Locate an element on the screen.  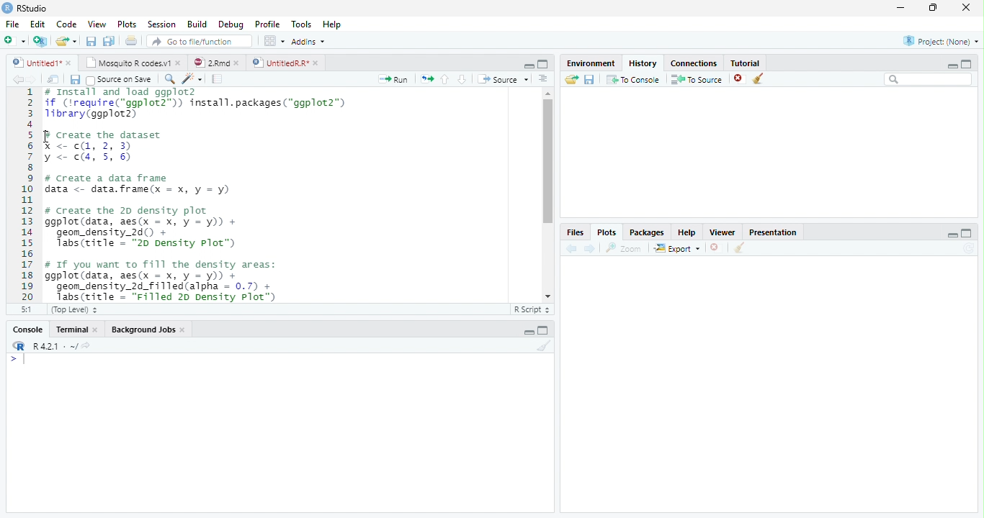
Background Jobs is located at coordinates (144, 330).